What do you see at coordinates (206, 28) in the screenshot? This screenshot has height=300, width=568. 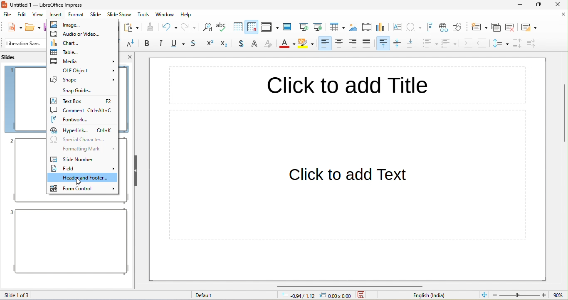 I see `find and replace` at bounding box center [206, 28].